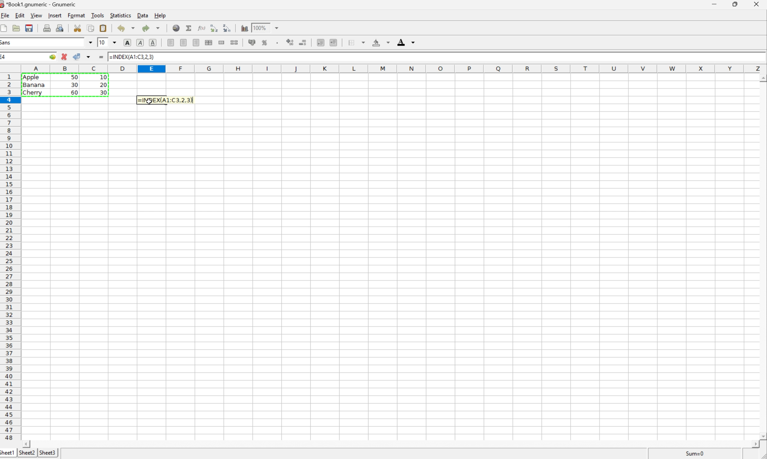  What do you see at coordinates (127, 28) in the screenshot?
I see `undo` at bounding box center [127, 28].